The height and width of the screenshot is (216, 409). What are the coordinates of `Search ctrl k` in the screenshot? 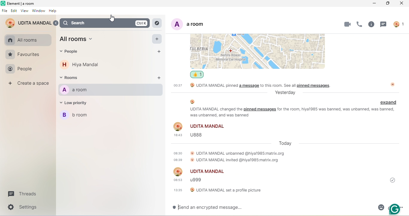 It's located at (104, 22).